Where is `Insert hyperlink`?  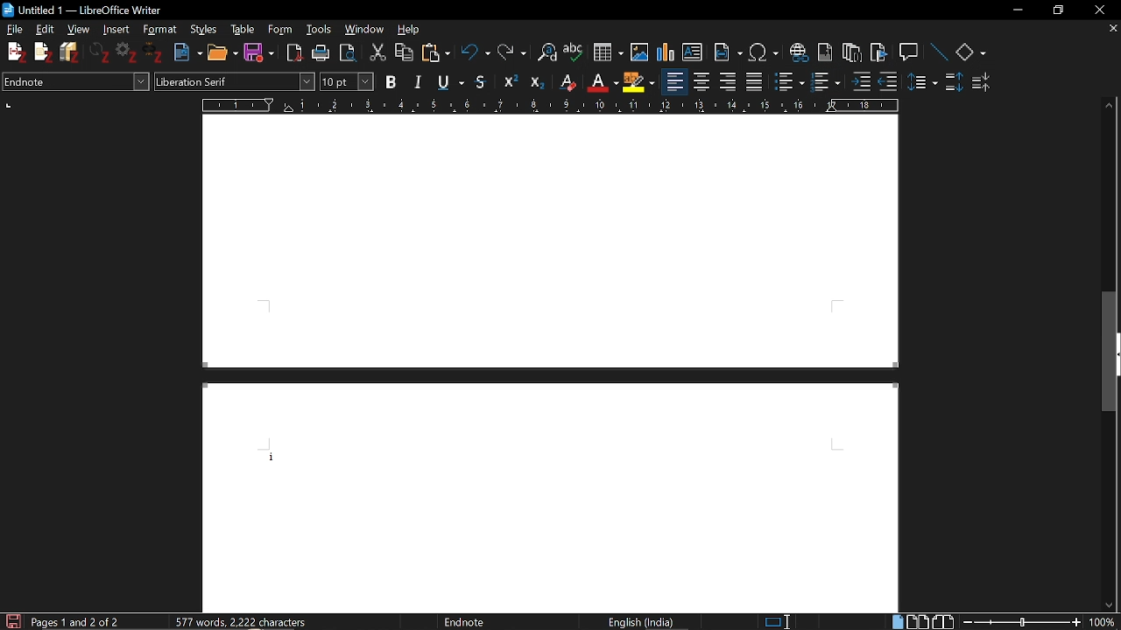 Insert hyperlink is located at coordinates (800, 52).